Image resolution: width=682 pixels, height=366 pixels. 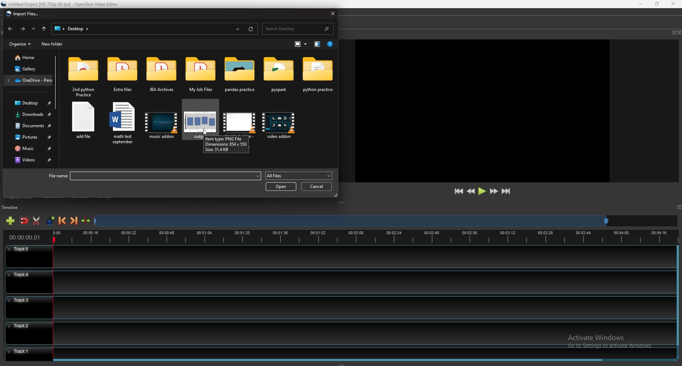 I want to click on rewind, so click(x=471, y=192).